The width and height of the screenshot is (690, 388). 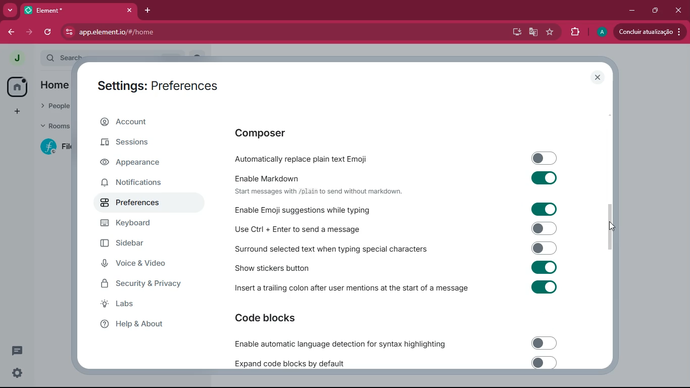 I want to click on forward, so click(x=28, y=32).